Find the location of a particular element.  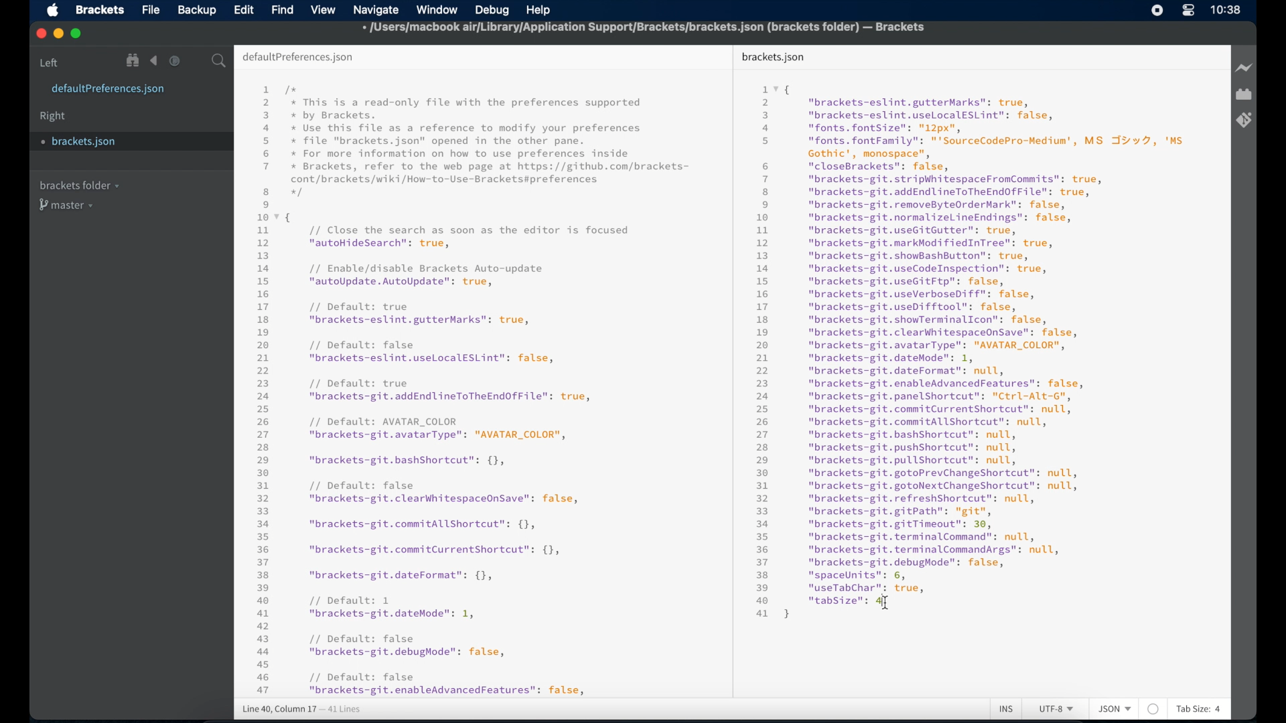

view is located at coordinates (324, 10).